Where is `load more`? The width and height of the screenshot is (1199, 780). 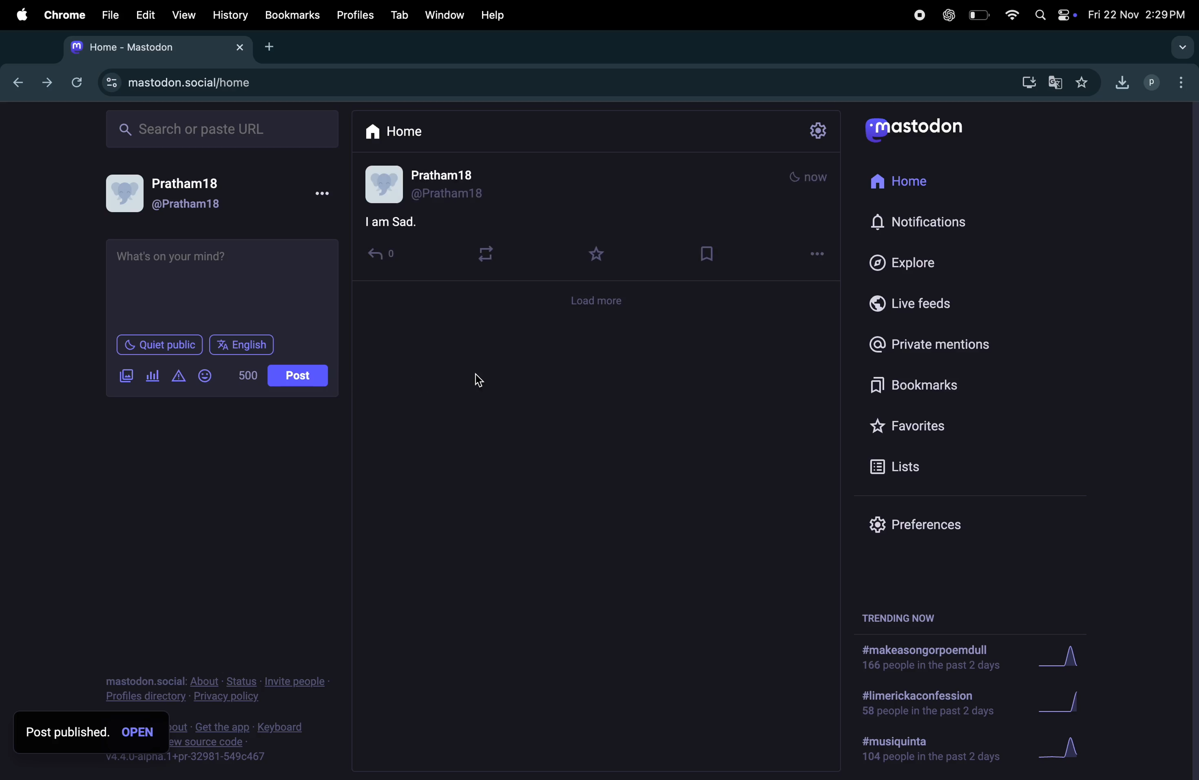 load more is located at coordinates (595, 301).